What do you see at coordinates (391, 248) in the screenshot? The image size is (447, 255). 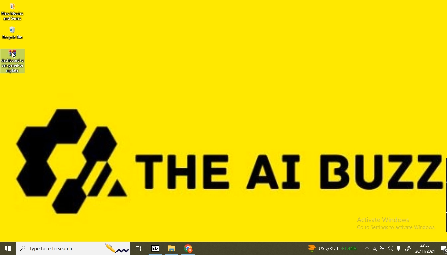 I see `volume` at bounding box center [391, 248].